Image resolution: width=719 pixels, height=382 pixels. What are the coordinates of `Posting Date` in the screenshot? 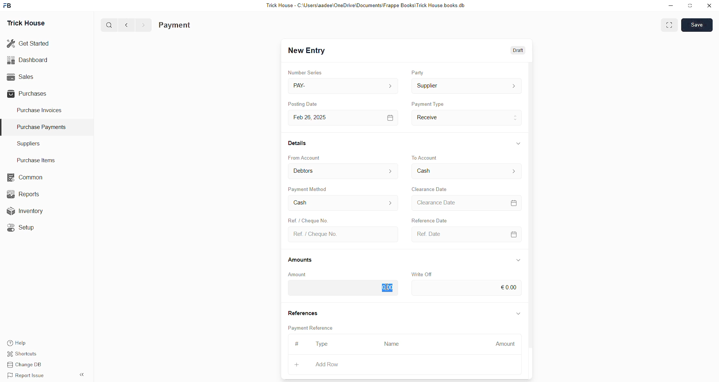 It's located at (308, 103).